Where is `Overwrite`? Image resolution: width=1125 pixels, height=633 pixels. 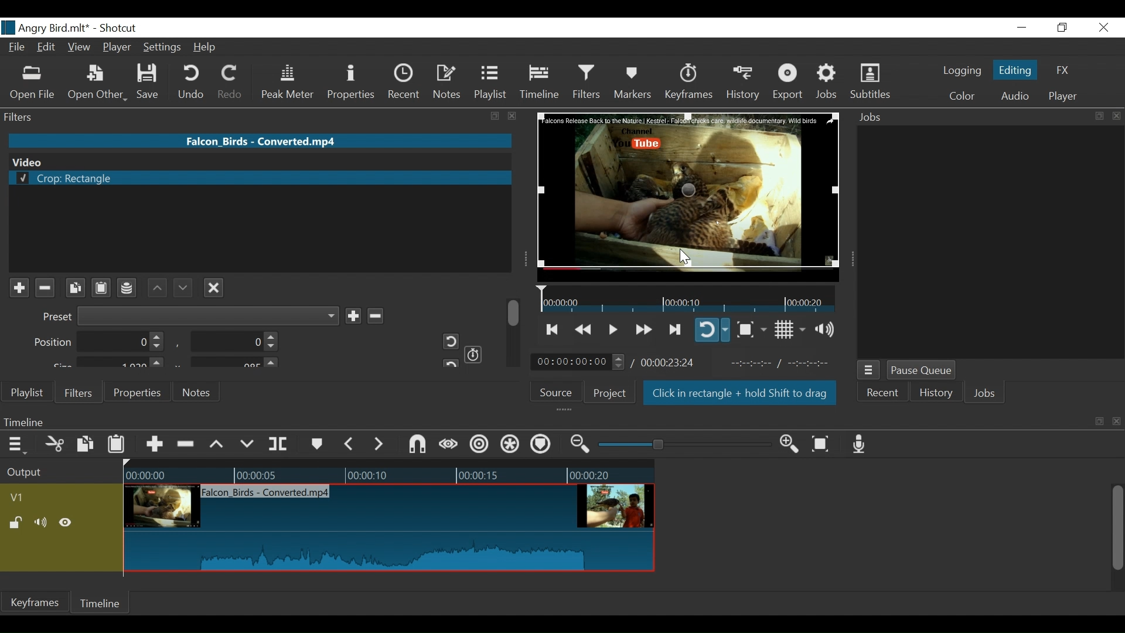 Overwrite is located at coordinates (247, 444).